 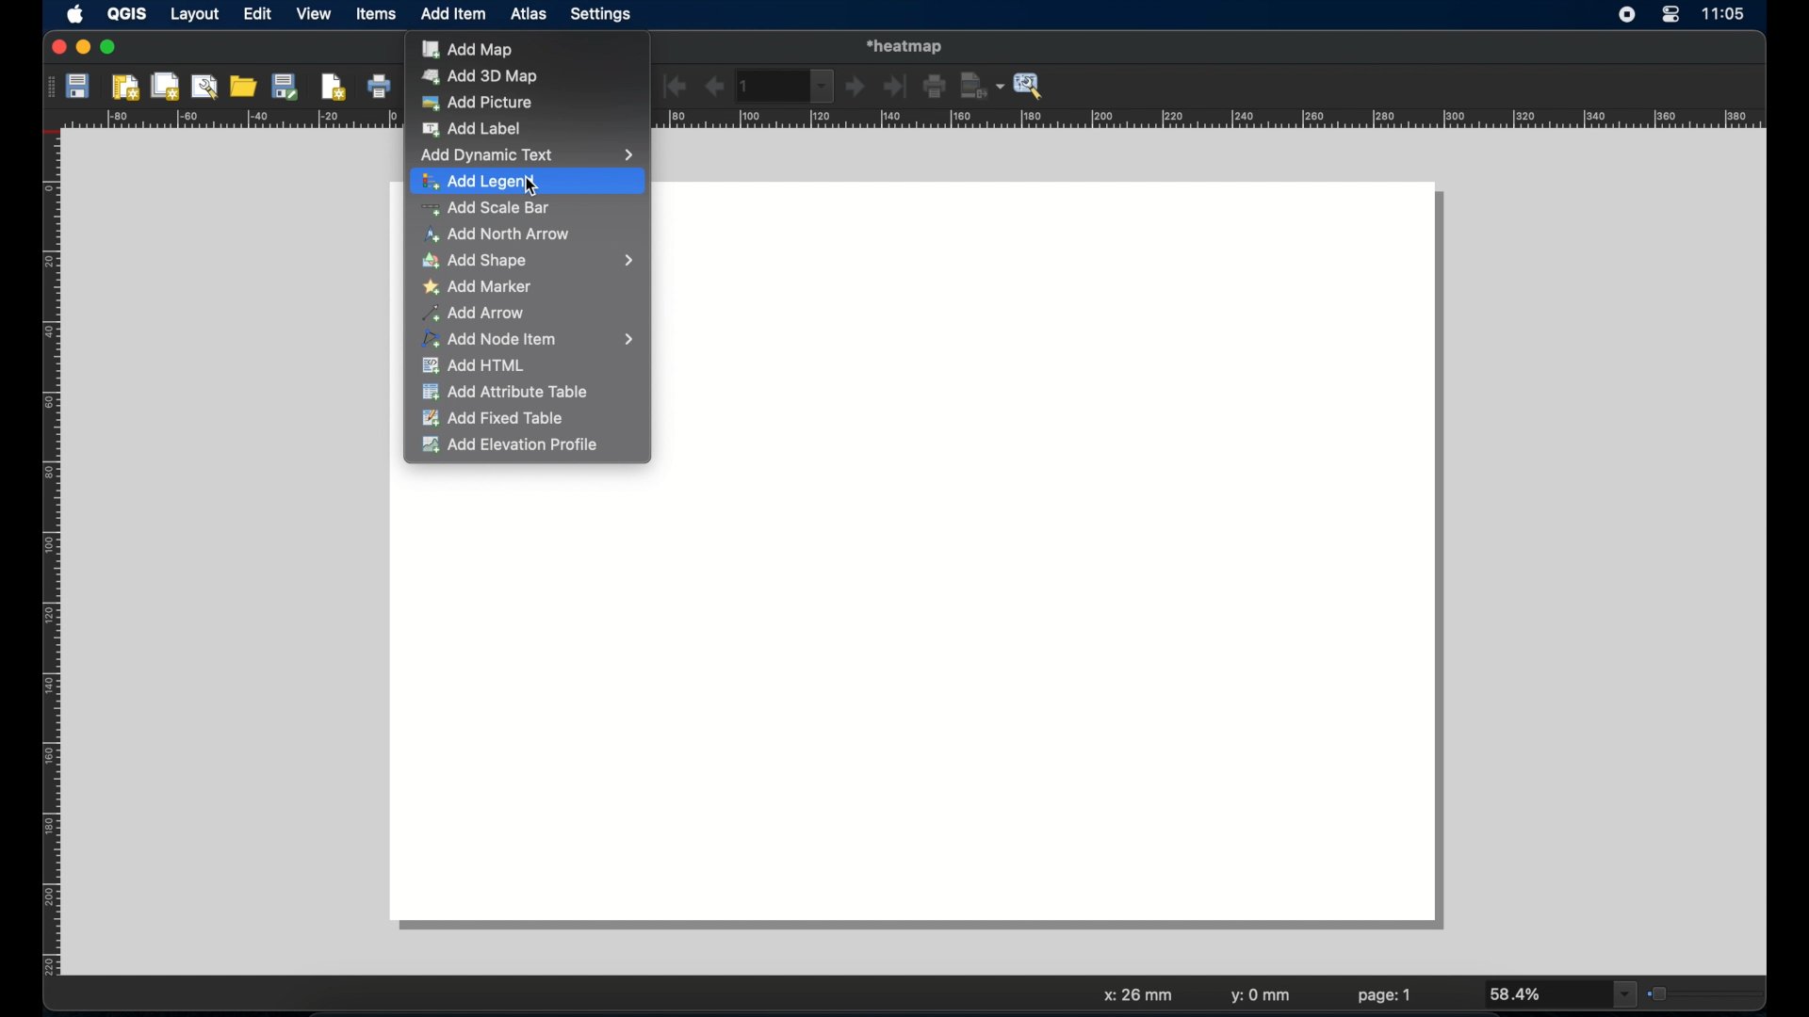 I want to click on apple icon, so click(x=73, y=14).